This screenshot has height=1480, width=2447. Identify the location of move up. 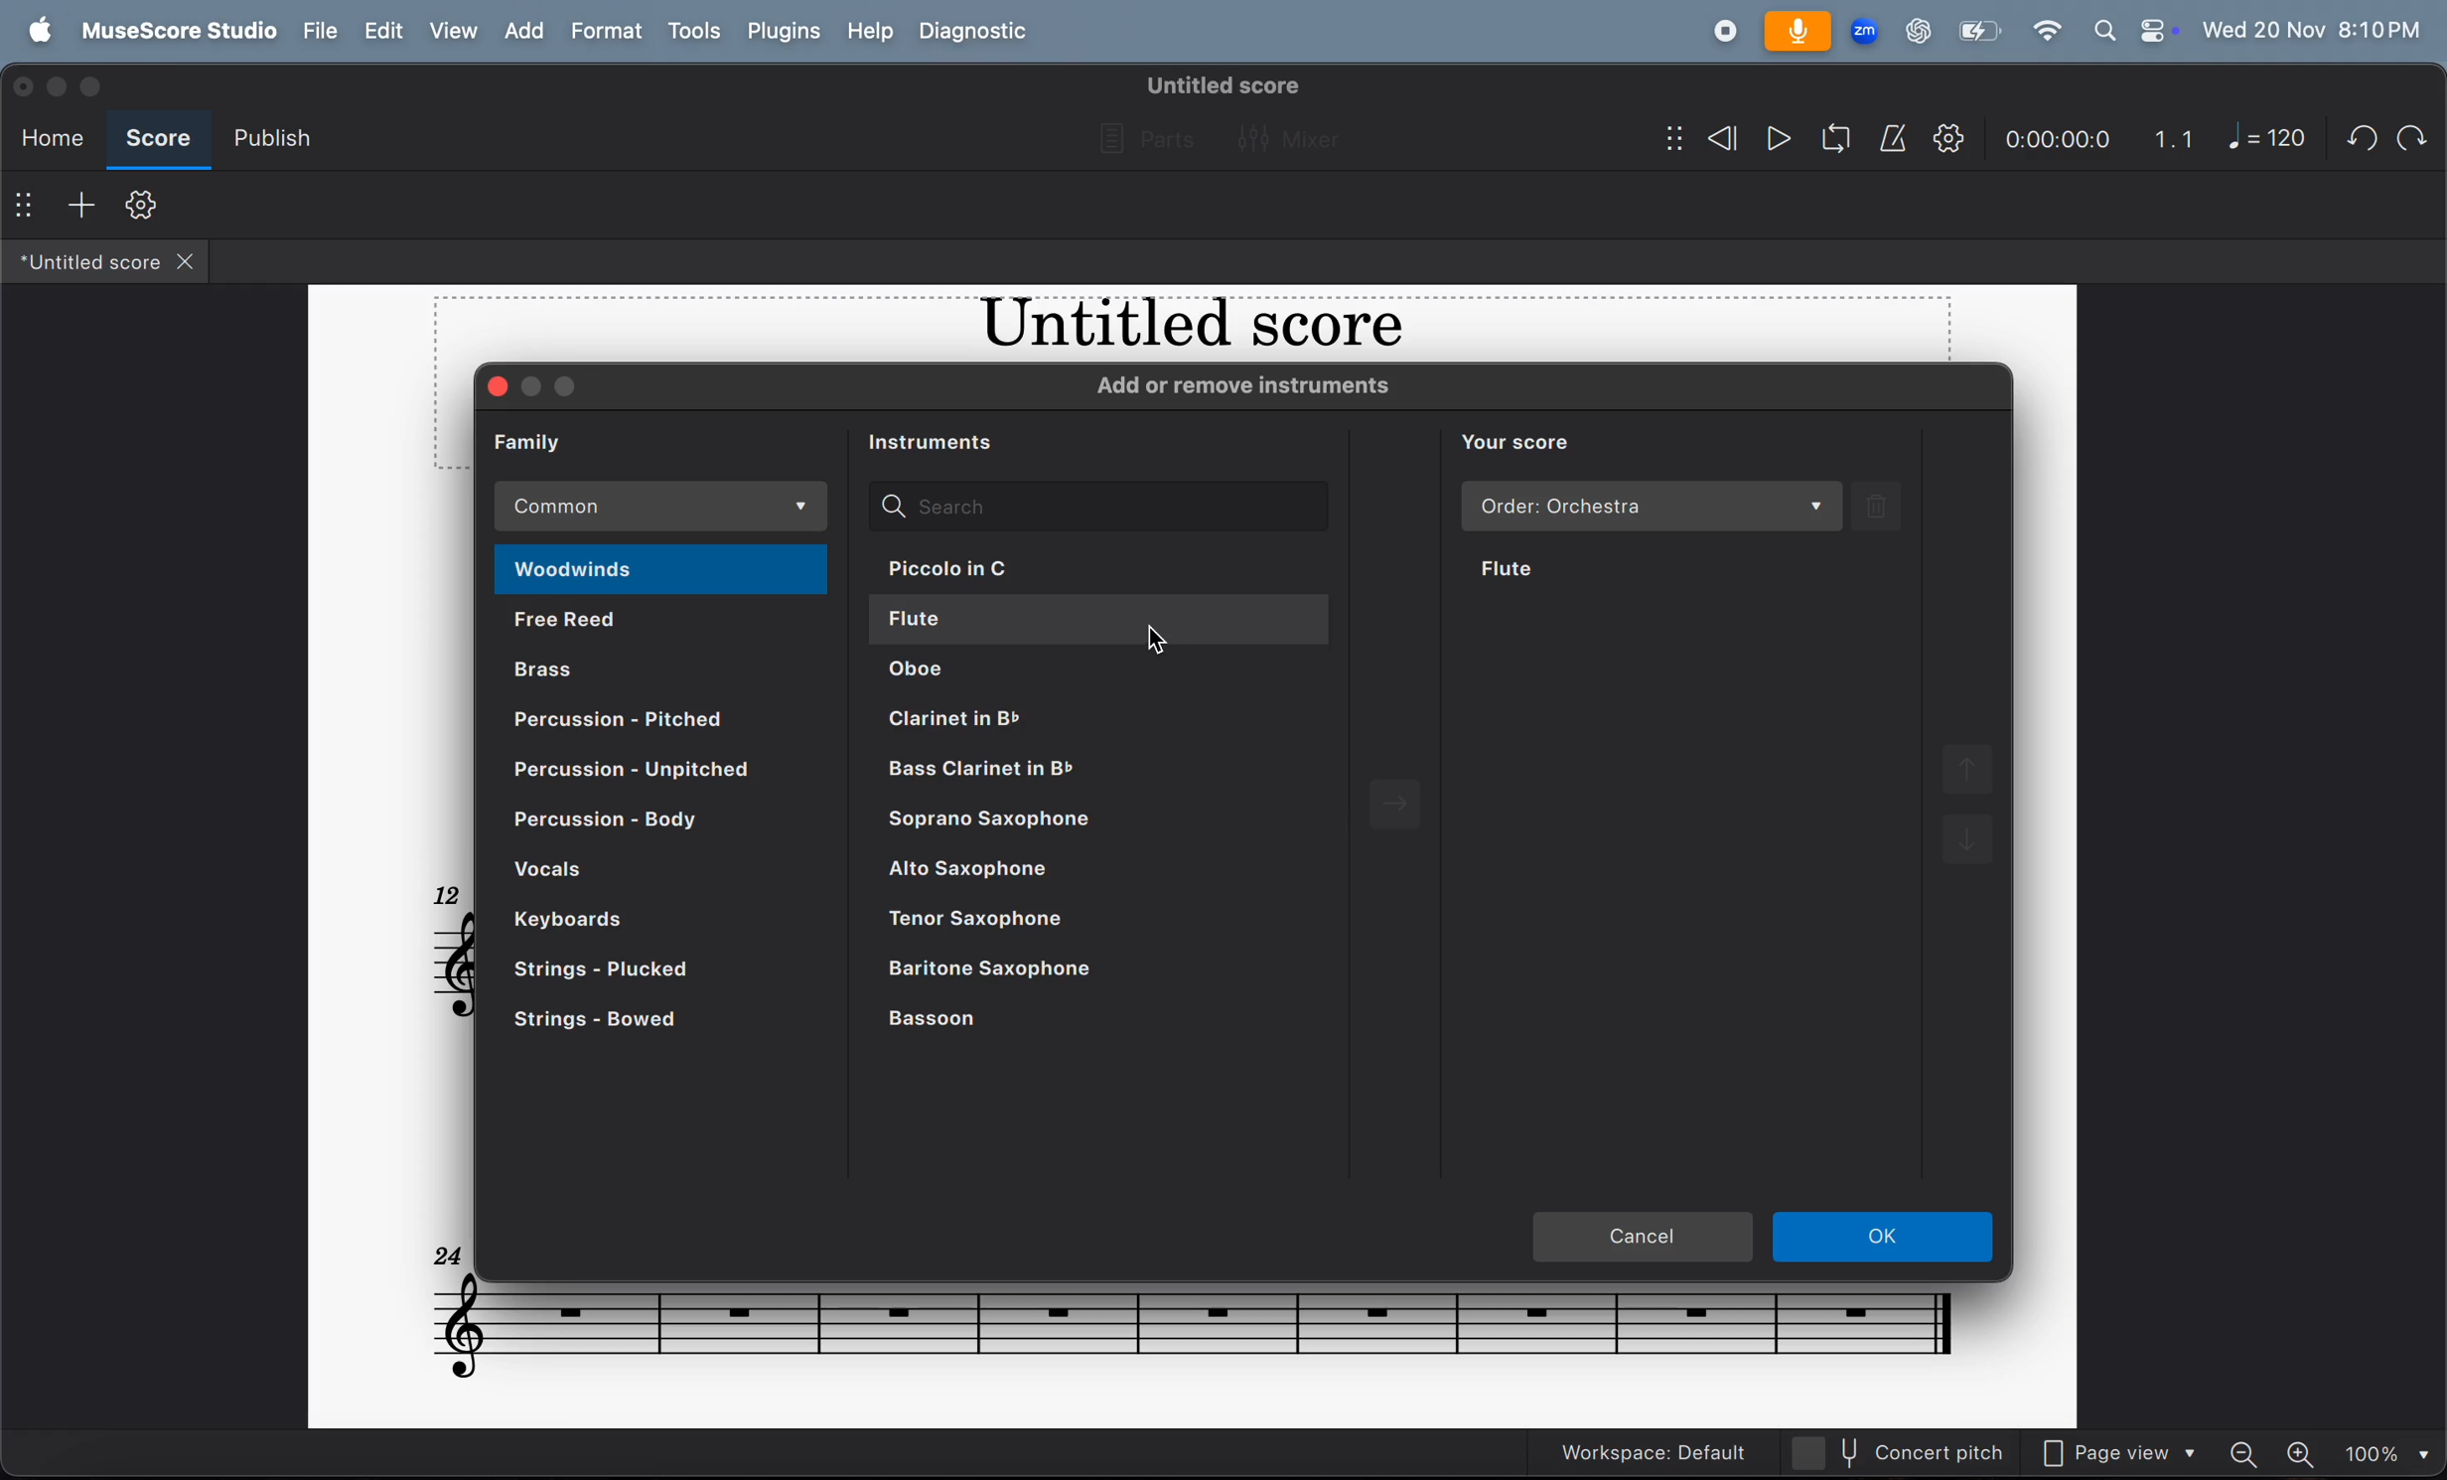
(1975, 769).